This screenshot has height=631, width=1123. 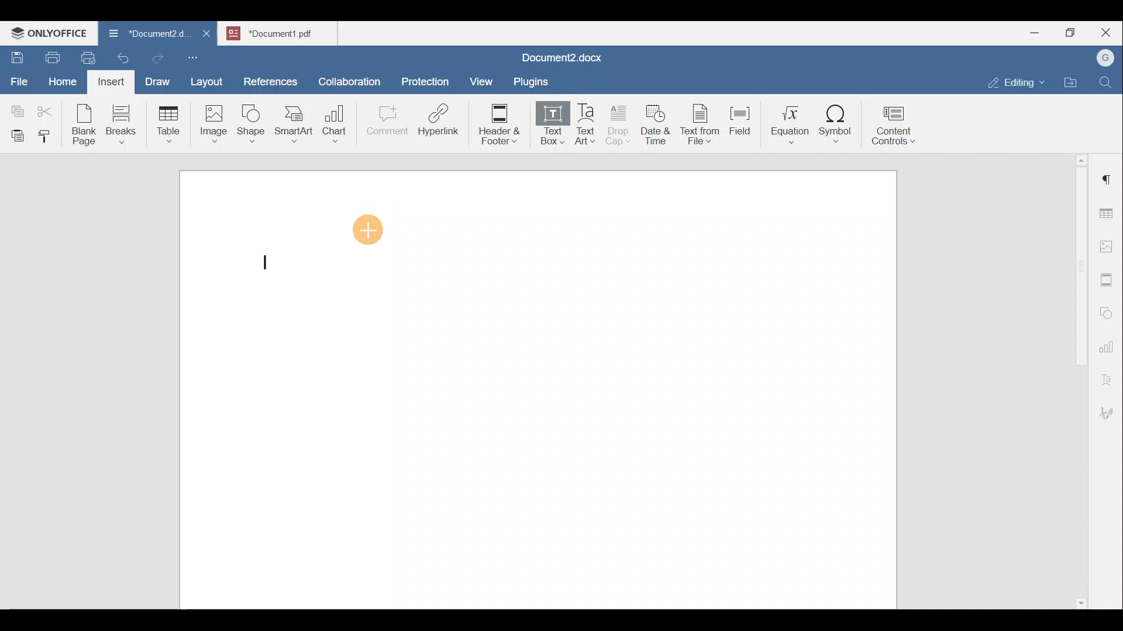 I want to click on Save, so click(x=16, y=55).